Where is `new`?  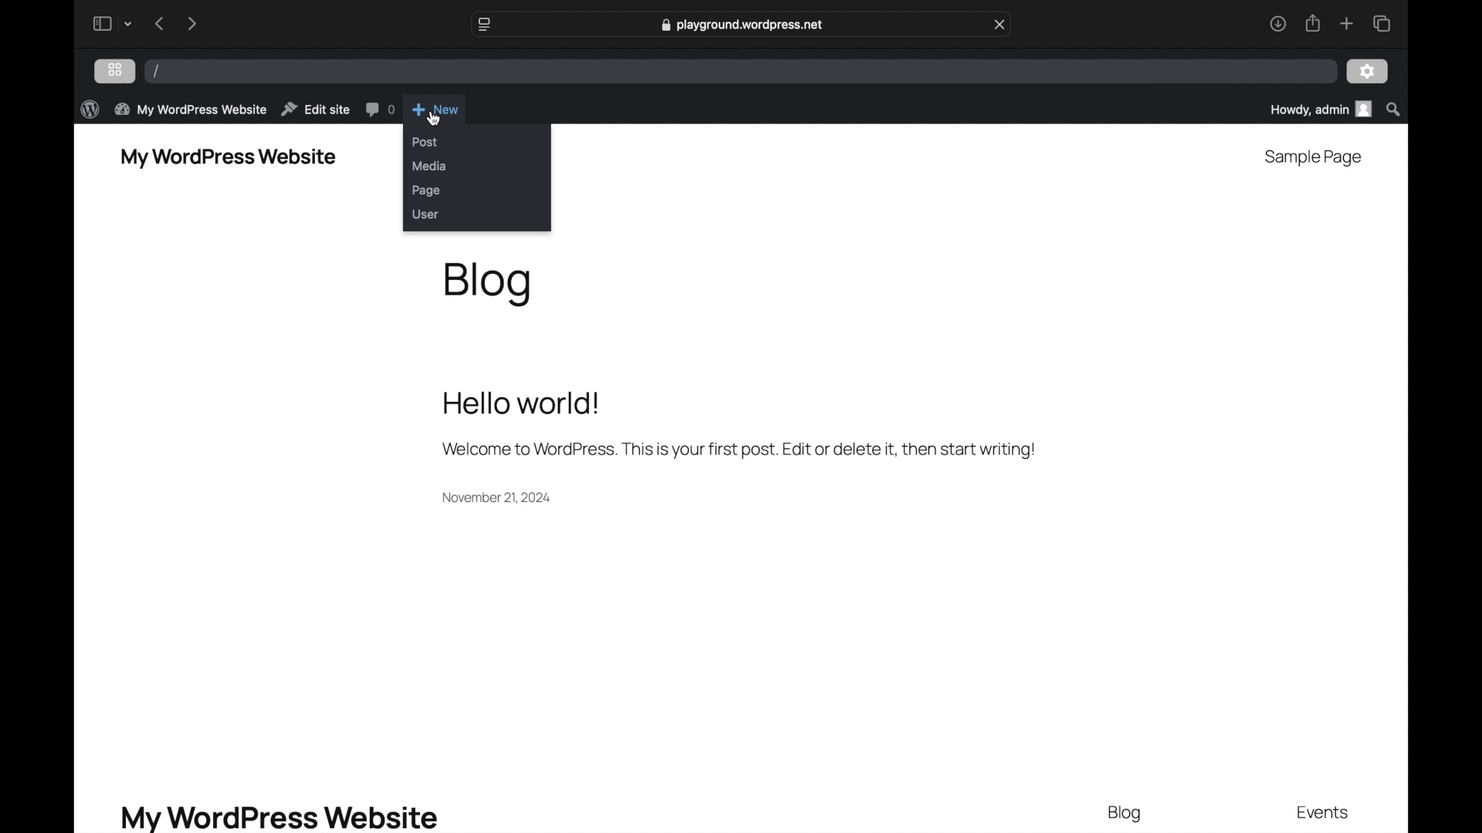
new is located at coordinates (436, 109).